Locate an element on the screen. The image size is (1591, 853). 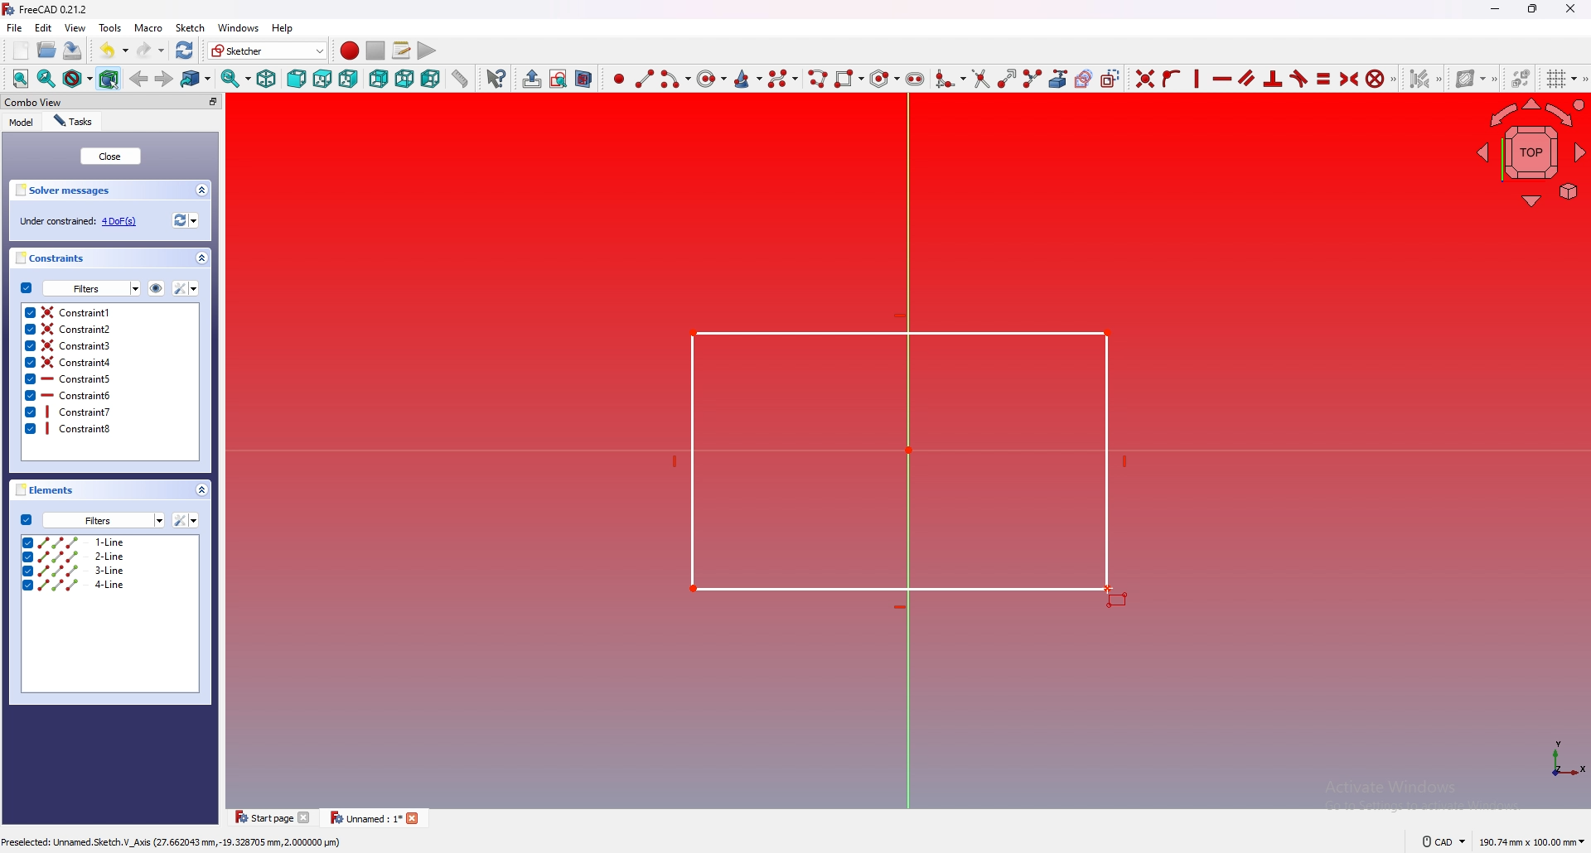
constraint 2 is located at coordinates (109, 328).